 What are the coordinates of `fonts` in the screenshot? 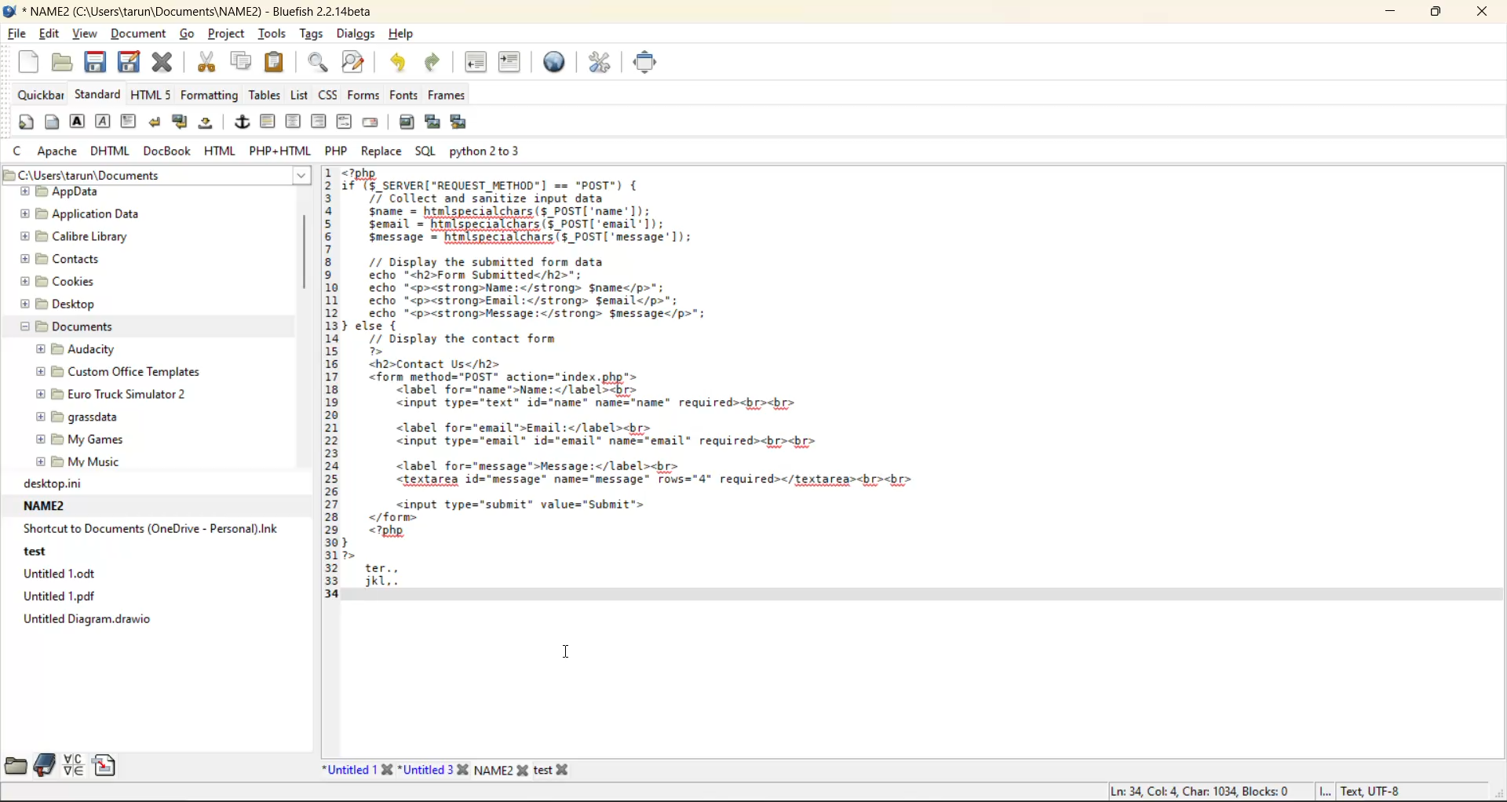 It's located at (404, 96).